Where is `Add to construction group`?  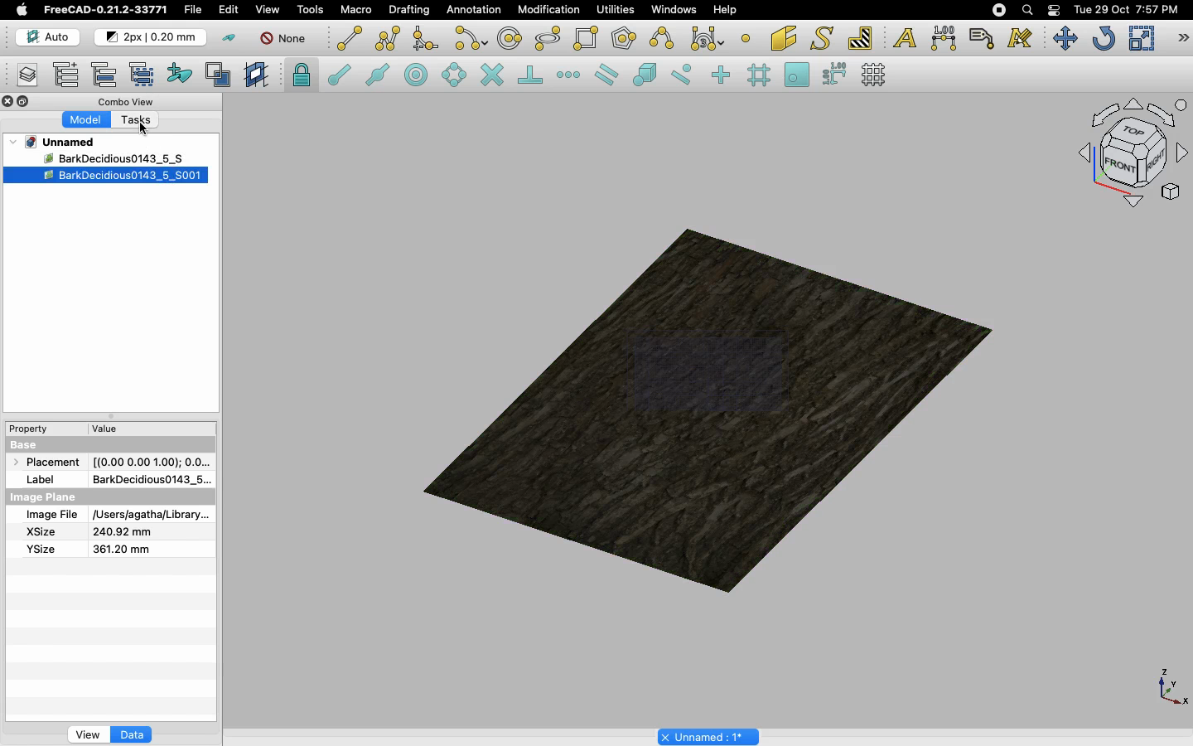 Add to construction group is located at coordinates (181, 72).